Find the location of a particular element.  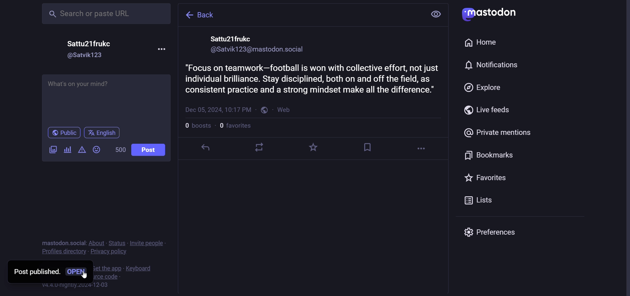

version is located at coordinates (76, 286).